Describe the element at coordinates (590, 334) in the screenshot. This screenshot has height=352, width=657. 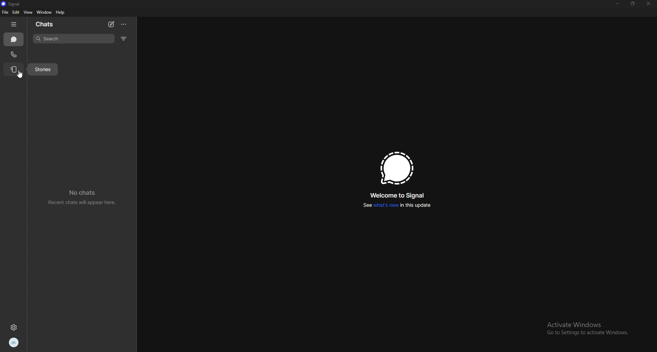
I see `Go to Settings to activate Windows.` at that location.